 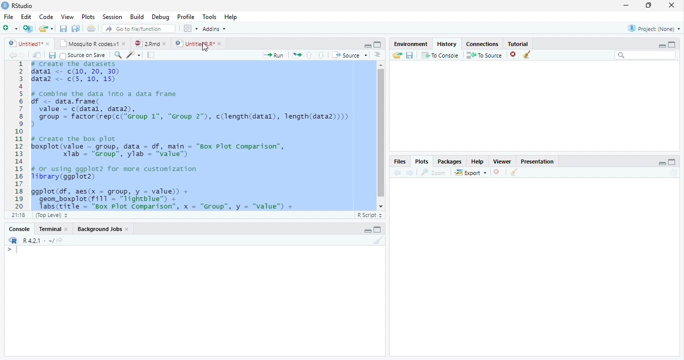 What do you see at coordinates (672, 162) in the screenshot?
I see `Maximize` at bounding box center [672, 162].